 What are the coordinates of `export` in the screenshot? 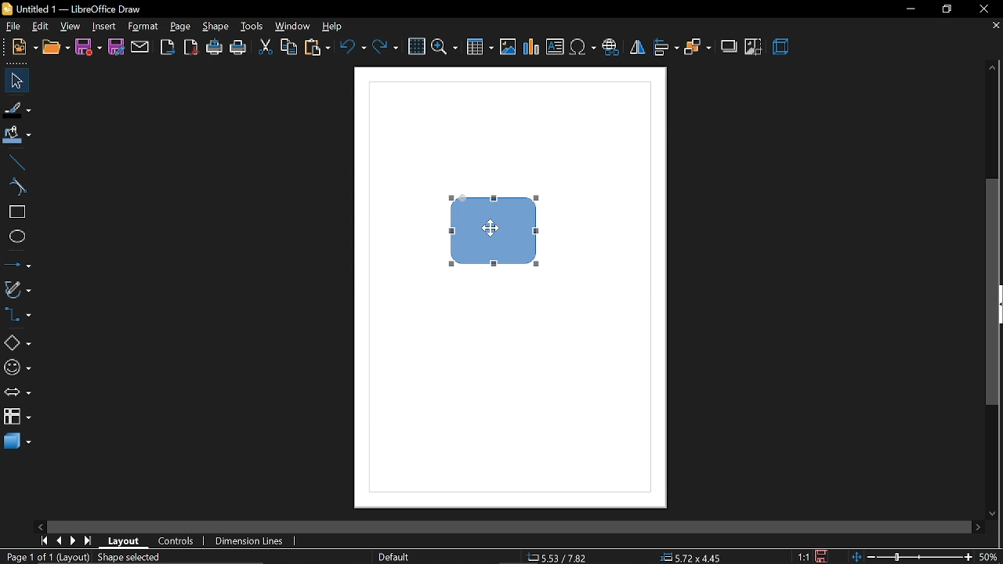 It's located at (167, 47).